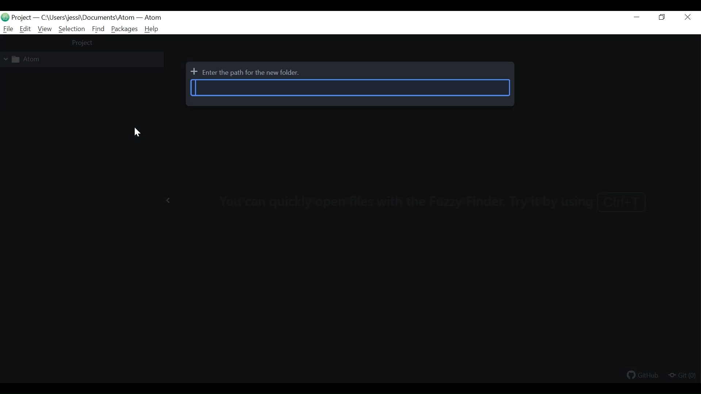 This screenshot has height=394, width=701. Describe the element at coordinates (5, 17) in the screenshot. I see `Atom Desktop Icon` at that location.